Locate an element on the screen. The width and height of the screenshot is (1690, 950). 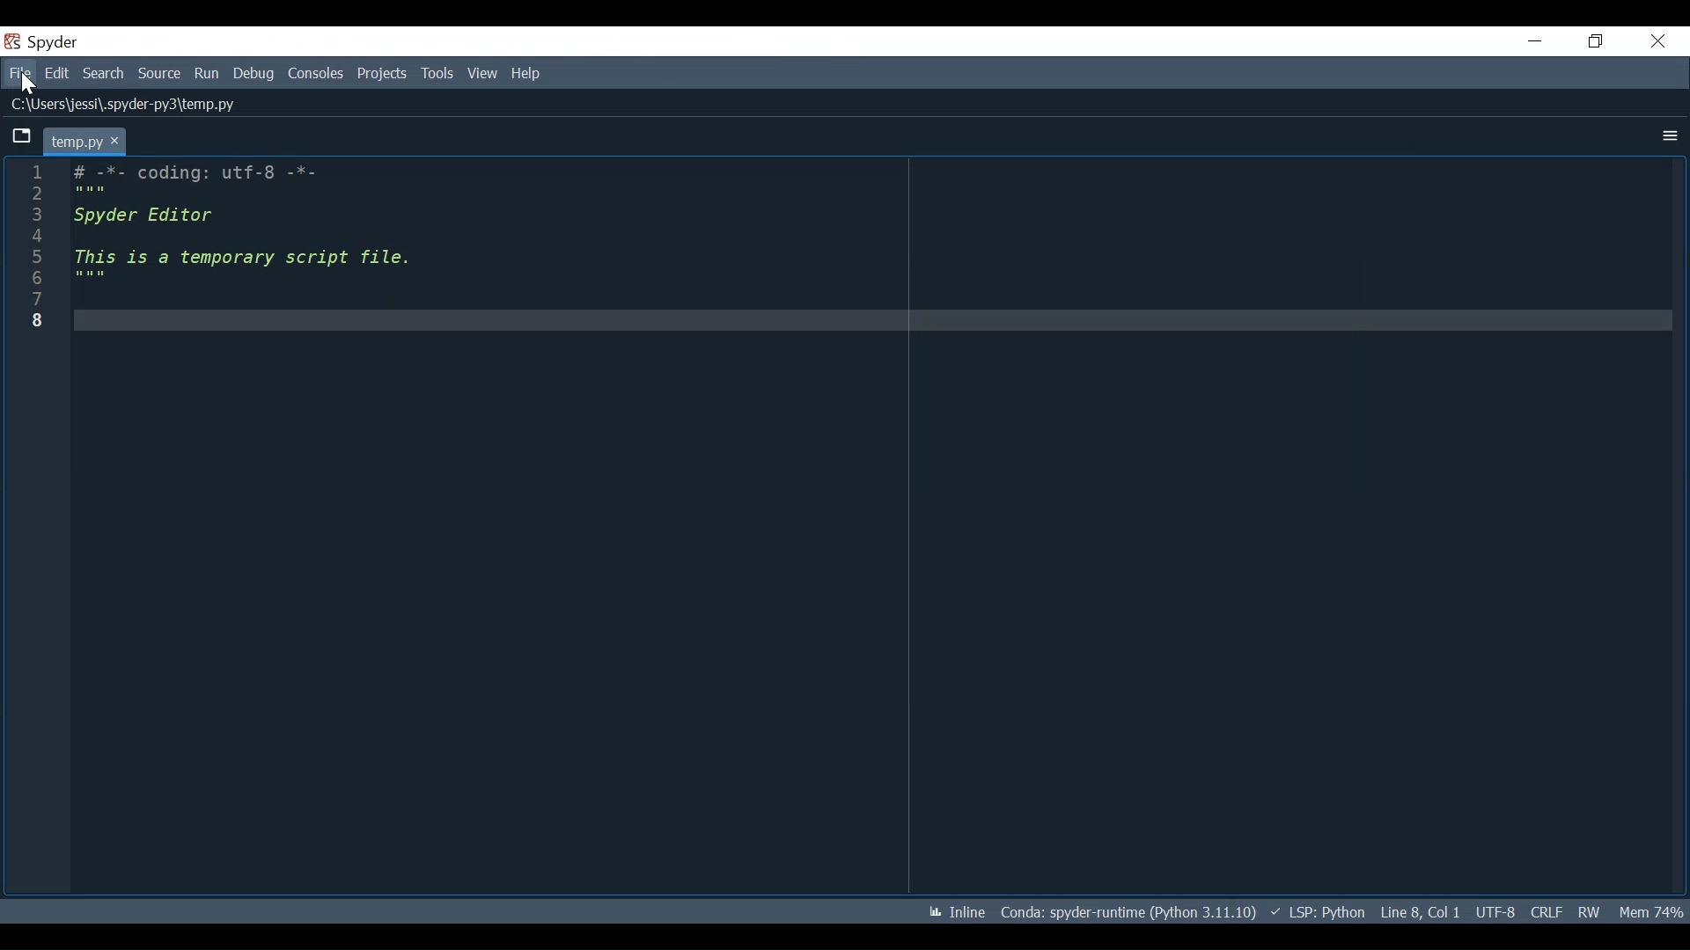
conda: Spyder-runtime (Python 3.11.10) is located at coordinates (1128, 911).